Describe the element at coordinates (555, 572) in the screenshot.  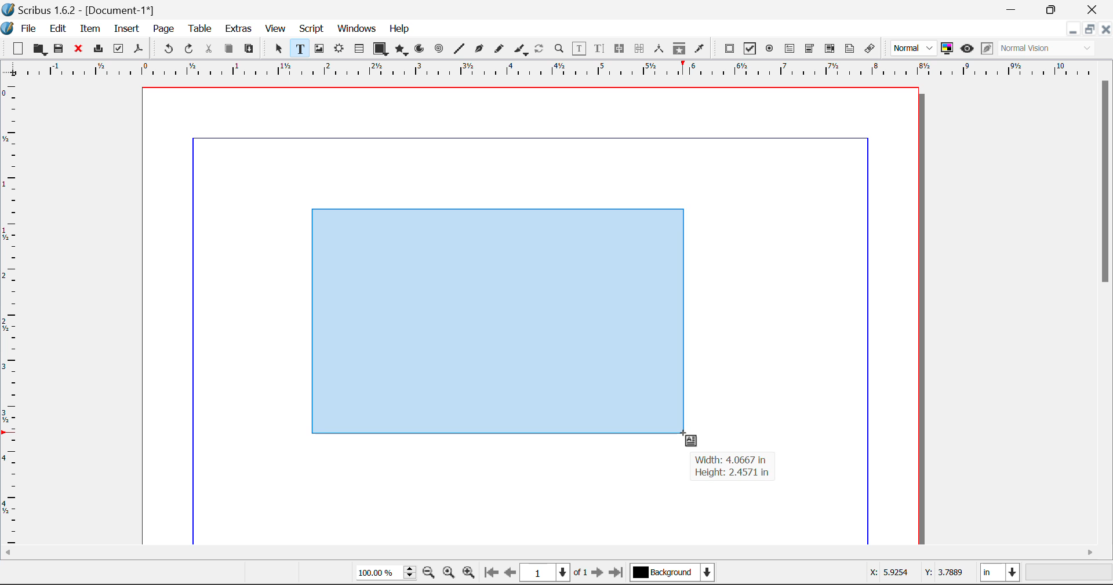
I see `Page 1 of 1` at that location.